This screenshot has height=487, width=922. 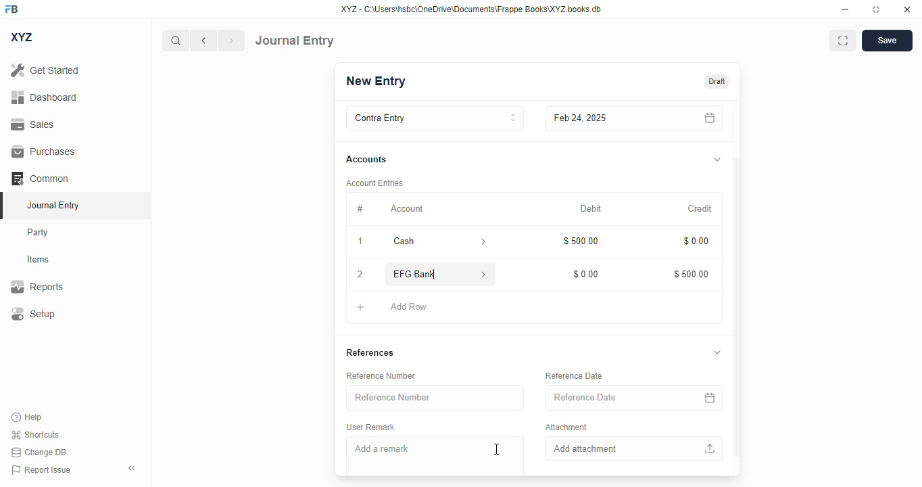 What do you see at coordinates (407, 209) in the screenshot?
I see `account` at bounding box center [407, 209].